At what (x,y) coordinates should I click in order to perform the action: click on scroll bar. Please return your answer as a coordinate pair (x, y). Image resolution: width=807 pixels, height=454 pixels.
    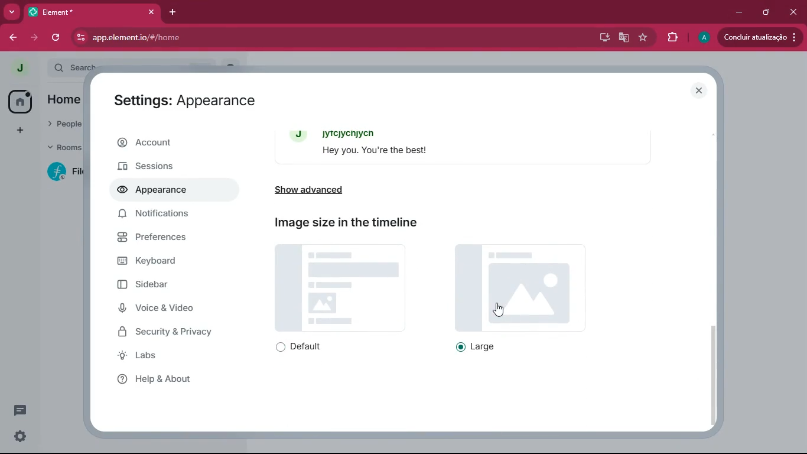
    Looking at the image, I should click on (714, 368).